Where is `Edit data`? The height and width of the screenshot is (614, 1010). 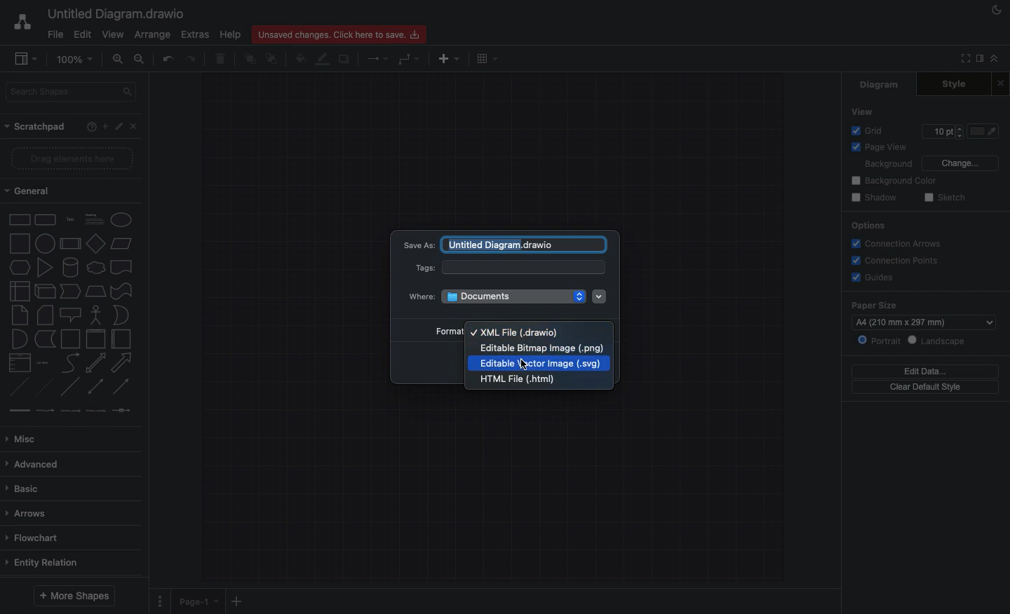 Edit data is located at coordinates (928, 370).